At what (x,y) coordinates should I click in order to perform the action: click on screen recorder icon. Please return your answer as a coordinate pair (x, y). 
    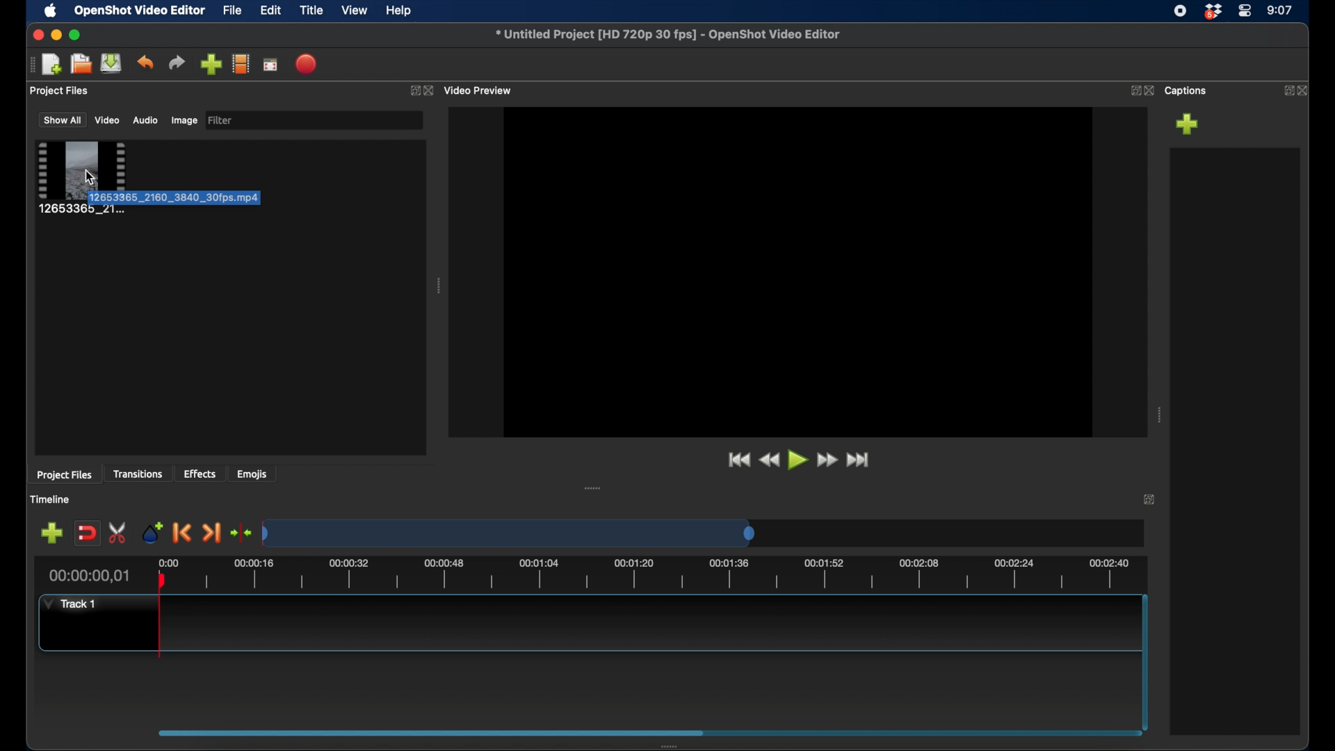
    Looking at the image, I should click on (1180, 11).